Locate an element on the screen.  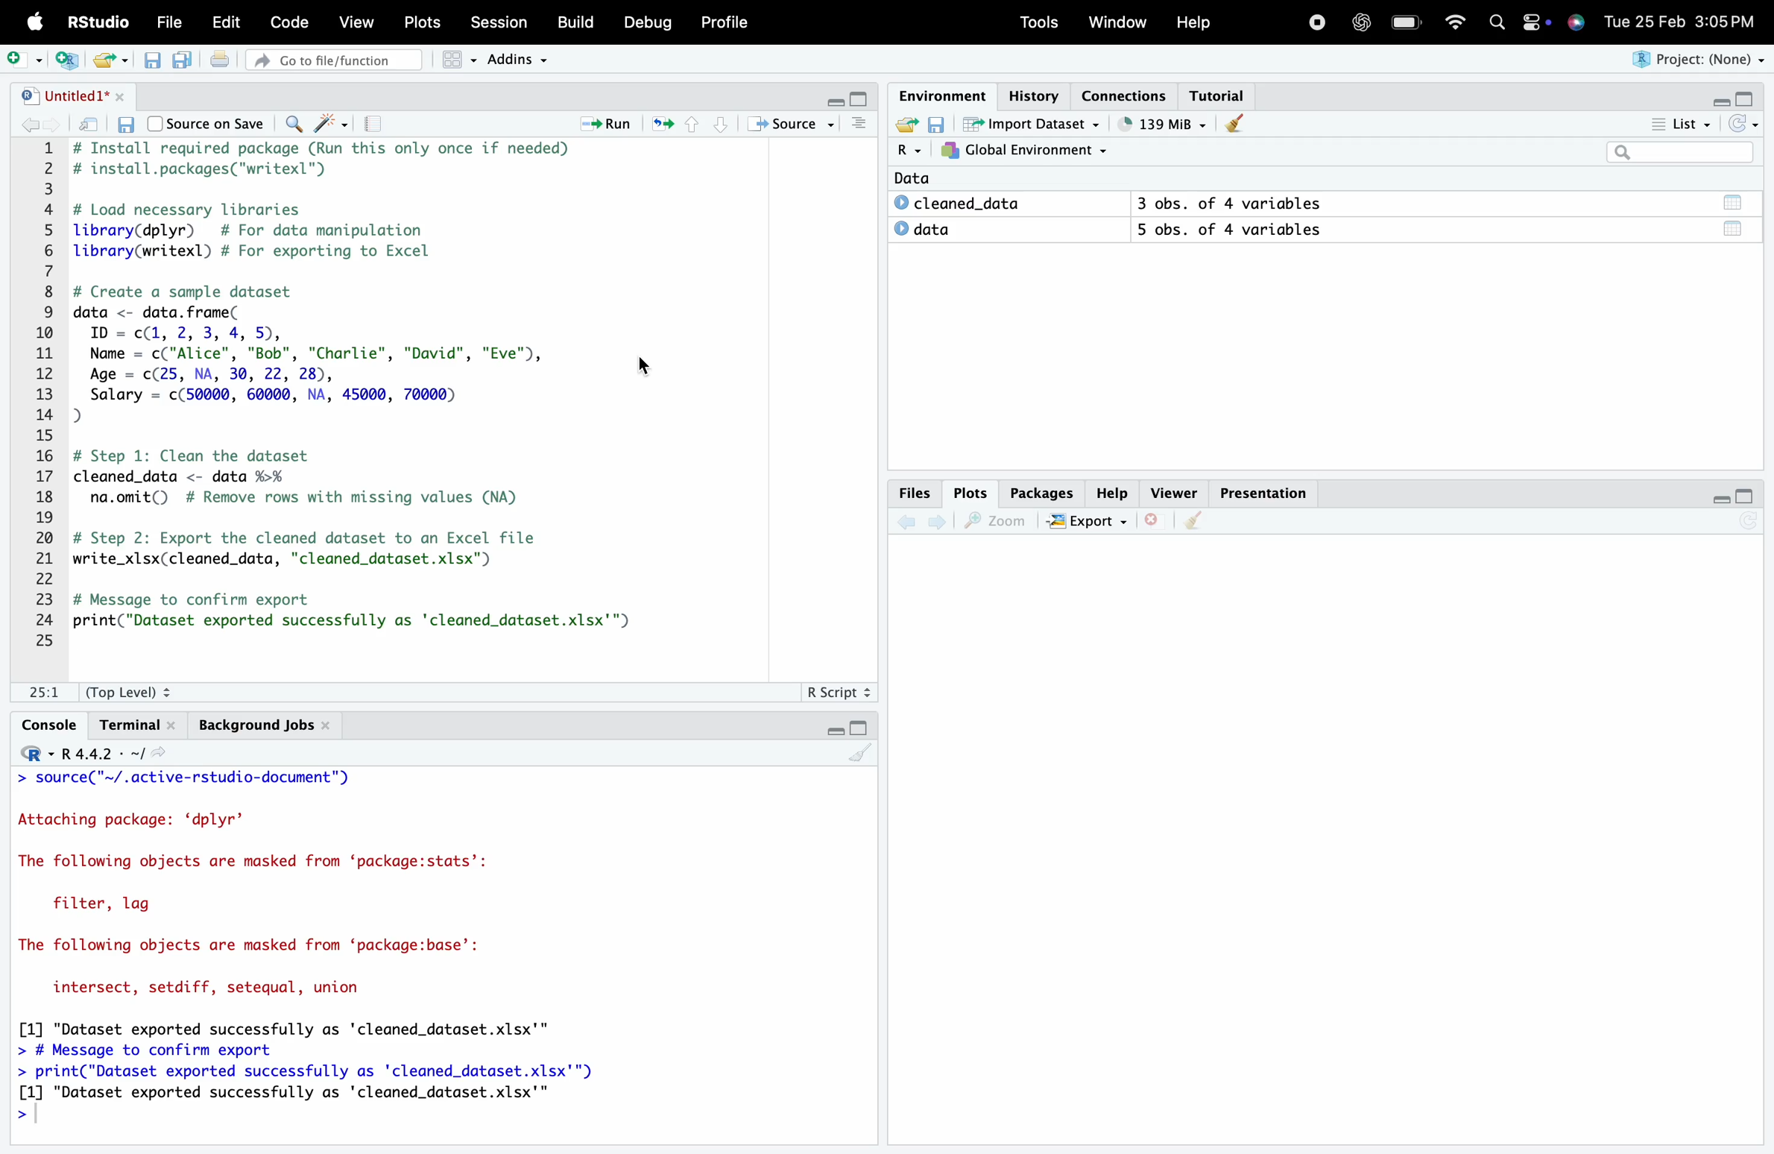
History is located at coordinates (1032, 93).